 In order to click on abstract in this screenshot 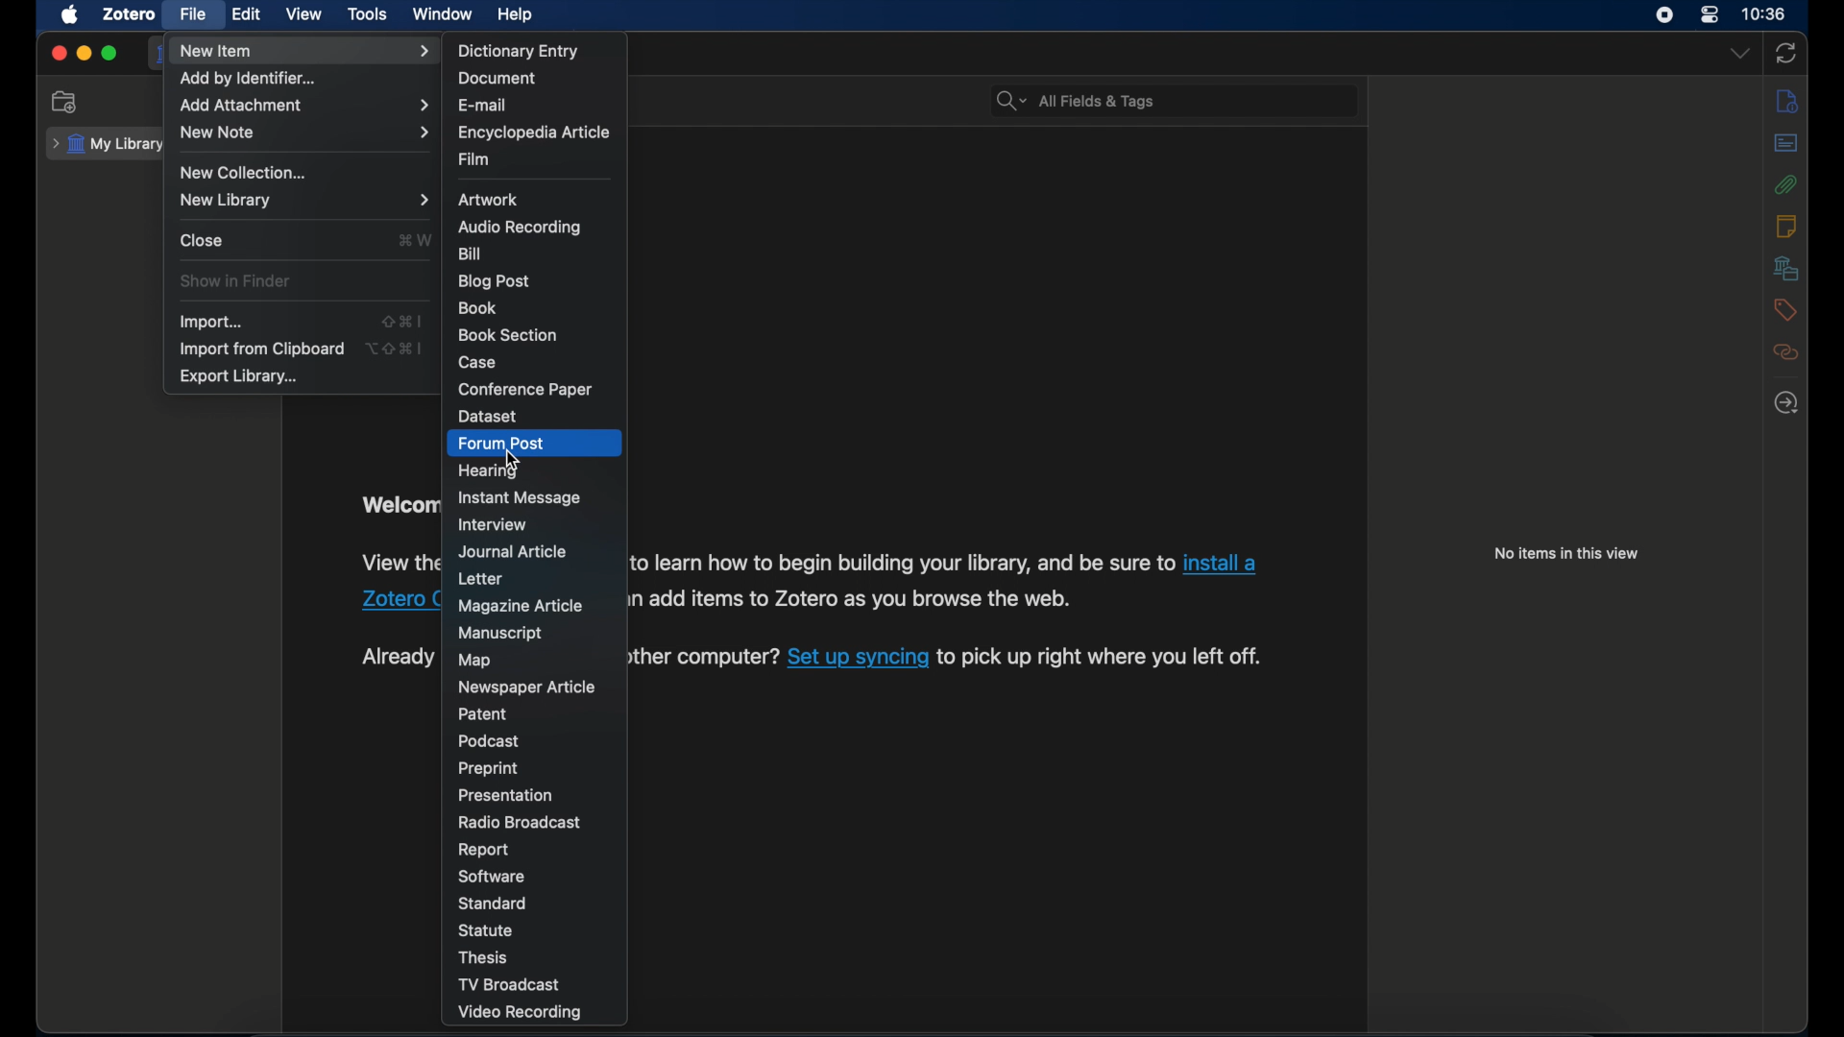, I will do `click(1787, 143)`.